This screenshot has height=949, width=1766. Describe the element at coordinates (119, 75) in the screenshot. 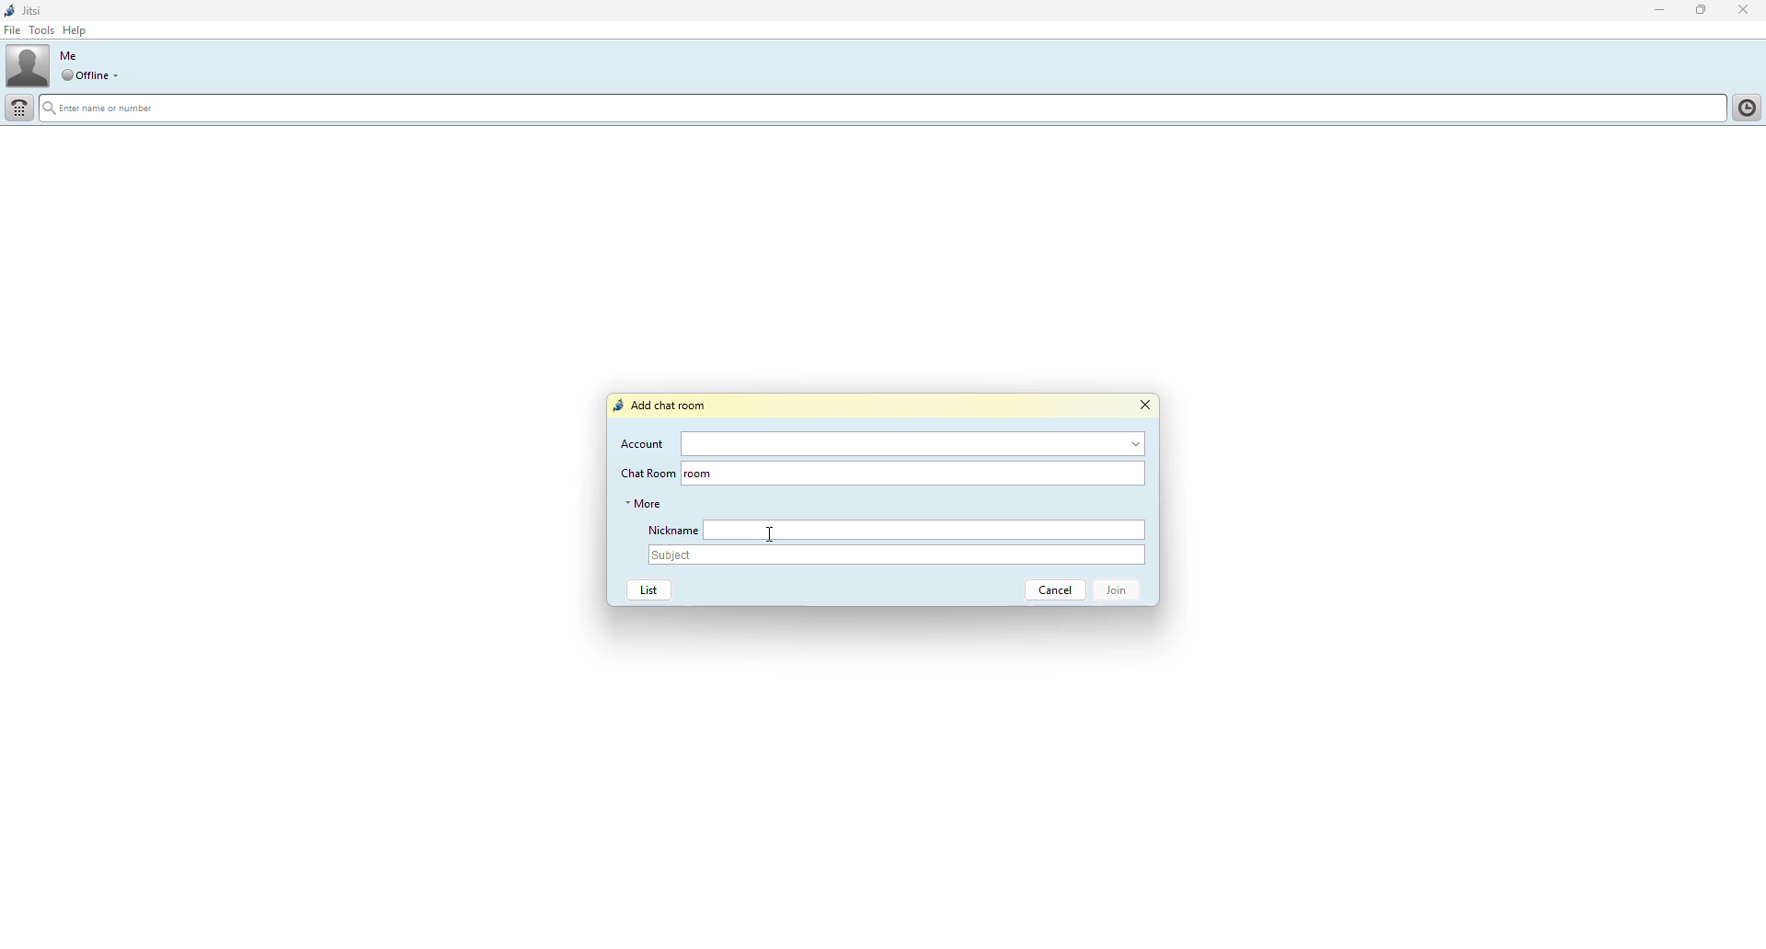

I see `drop down` at that location.